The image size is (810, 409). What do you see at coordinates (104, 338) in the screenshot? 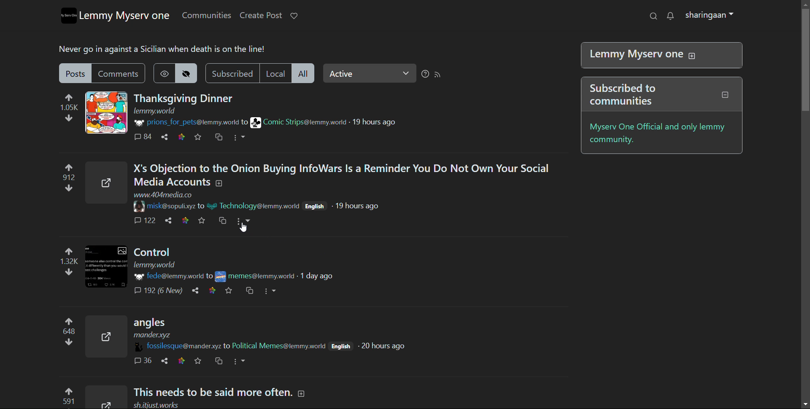
I see `Expand here with this image` at bounding box center [104, 338].